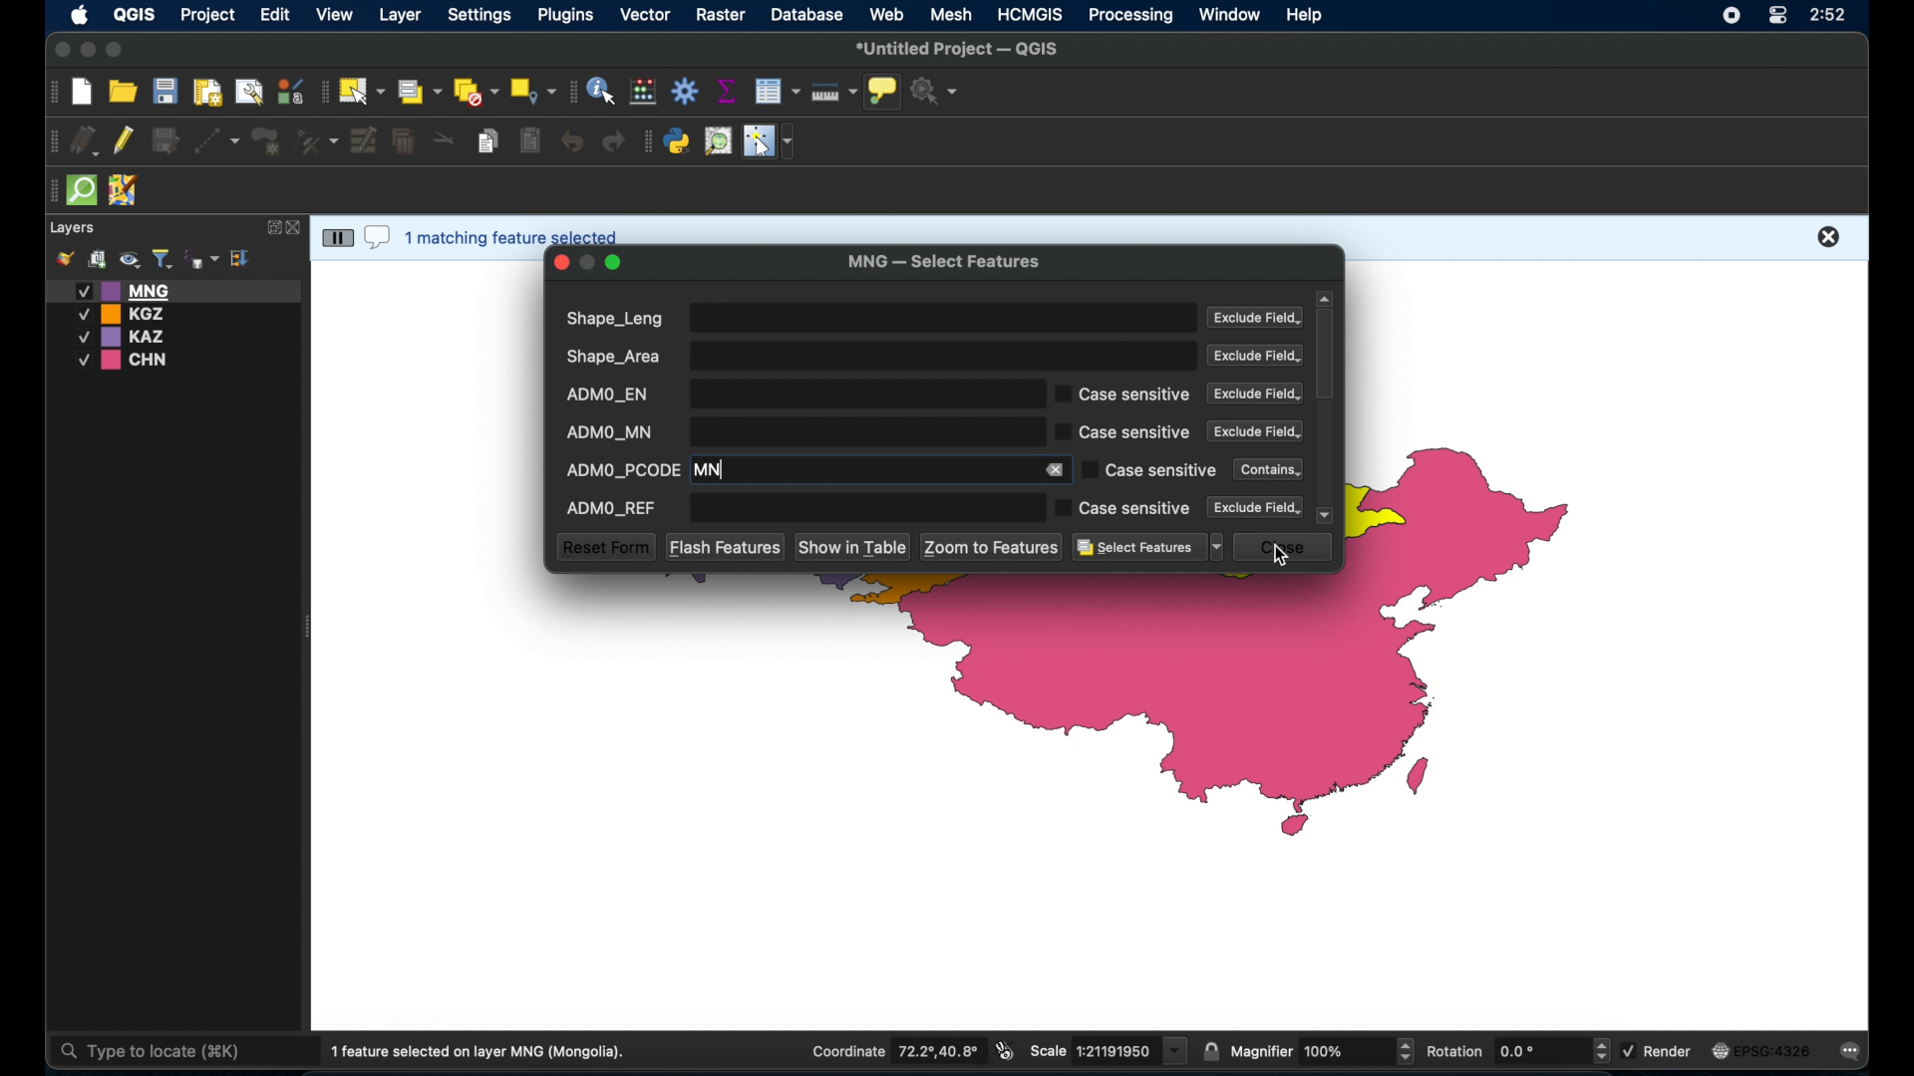 Image resolution: width=1914 pixels, height=1076 pixels. I want to click on contains, so click(1263, 468).